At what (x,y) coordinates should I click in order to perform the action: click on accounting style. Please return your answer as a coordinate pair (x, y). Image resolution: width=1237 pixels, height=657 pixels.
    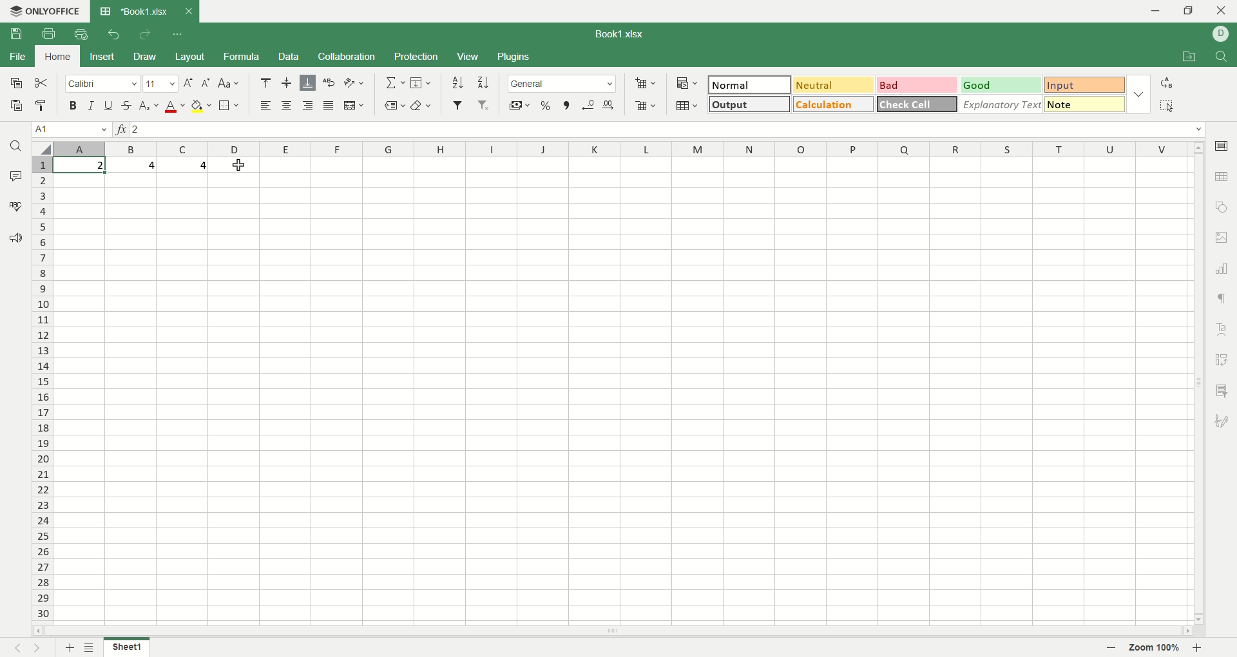
    Looking at the image, I should click on (516, 105).